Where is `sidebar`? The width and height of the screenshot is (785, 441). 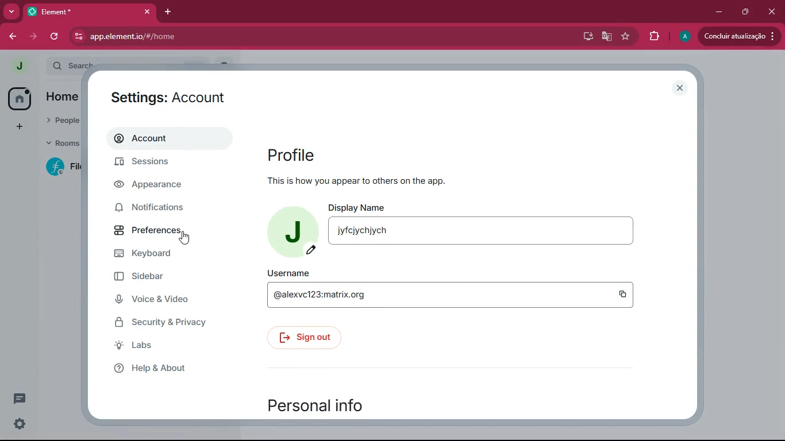 sidebar is located at coordinates (158, 277).